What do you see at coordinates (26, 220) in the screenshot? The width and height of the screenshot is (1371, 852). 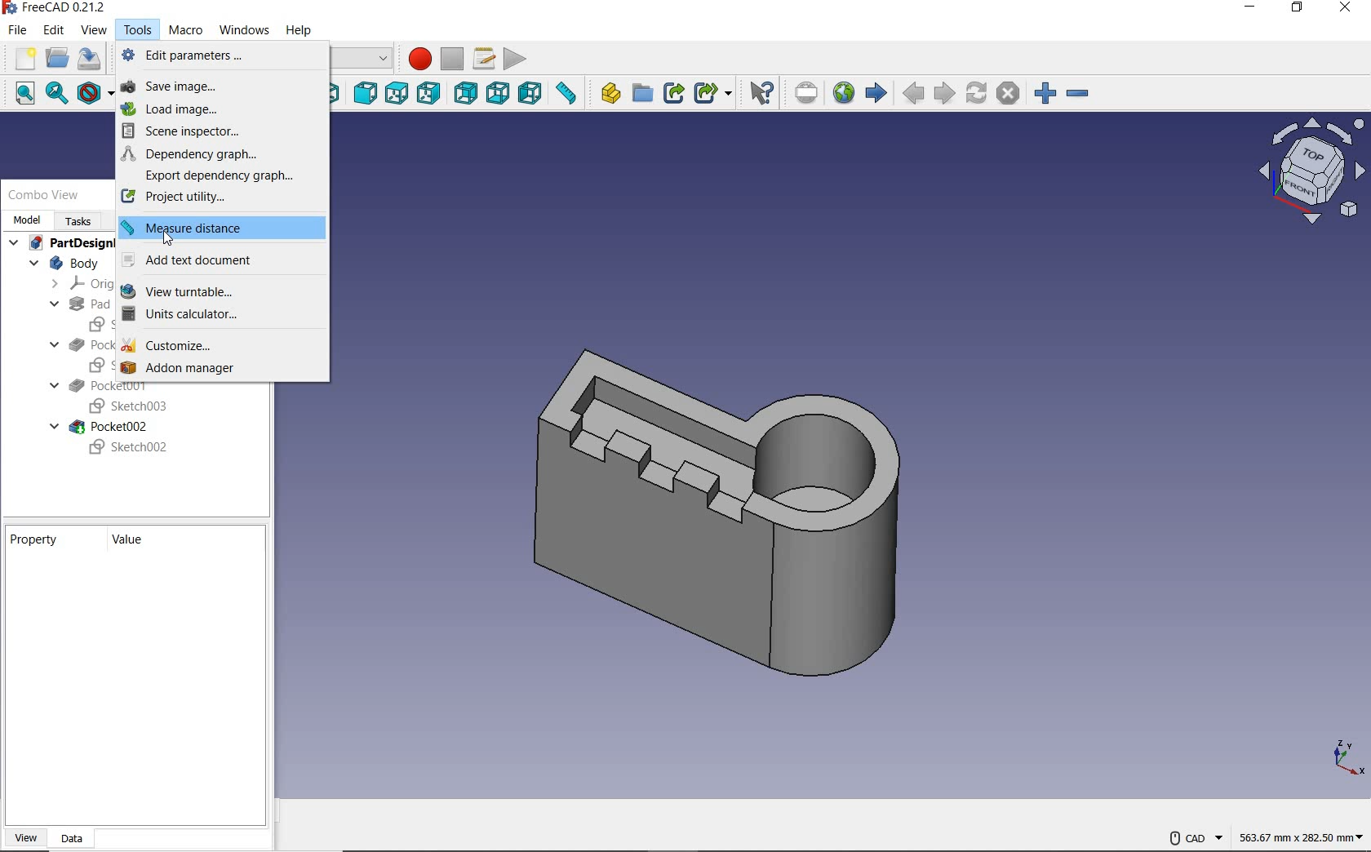 I see `MODEL` at bounding box center [26, 220].